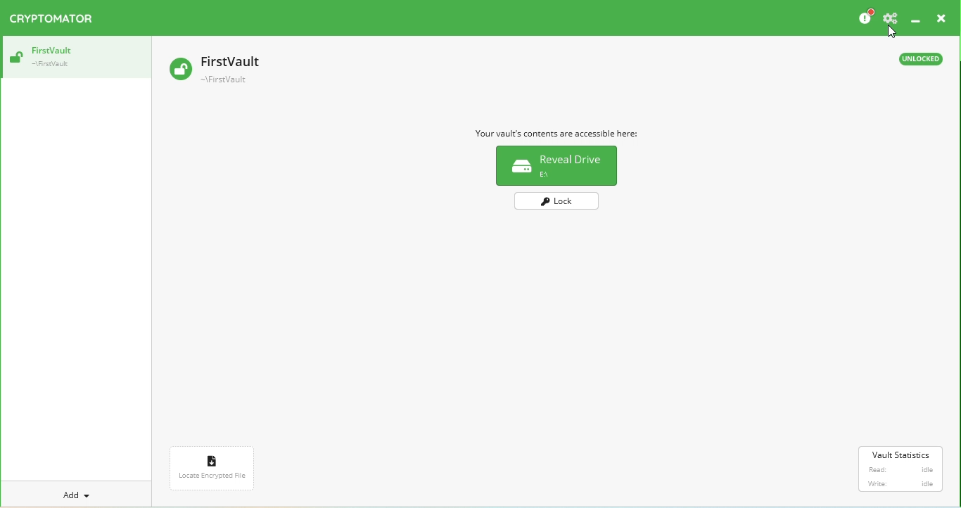 Image resolution: width=961 pixels, height=508 pixels. What do you see at coordinates (919, 61) in the screenshot?
I see `Unlocked` at bounding box center [919, 61].